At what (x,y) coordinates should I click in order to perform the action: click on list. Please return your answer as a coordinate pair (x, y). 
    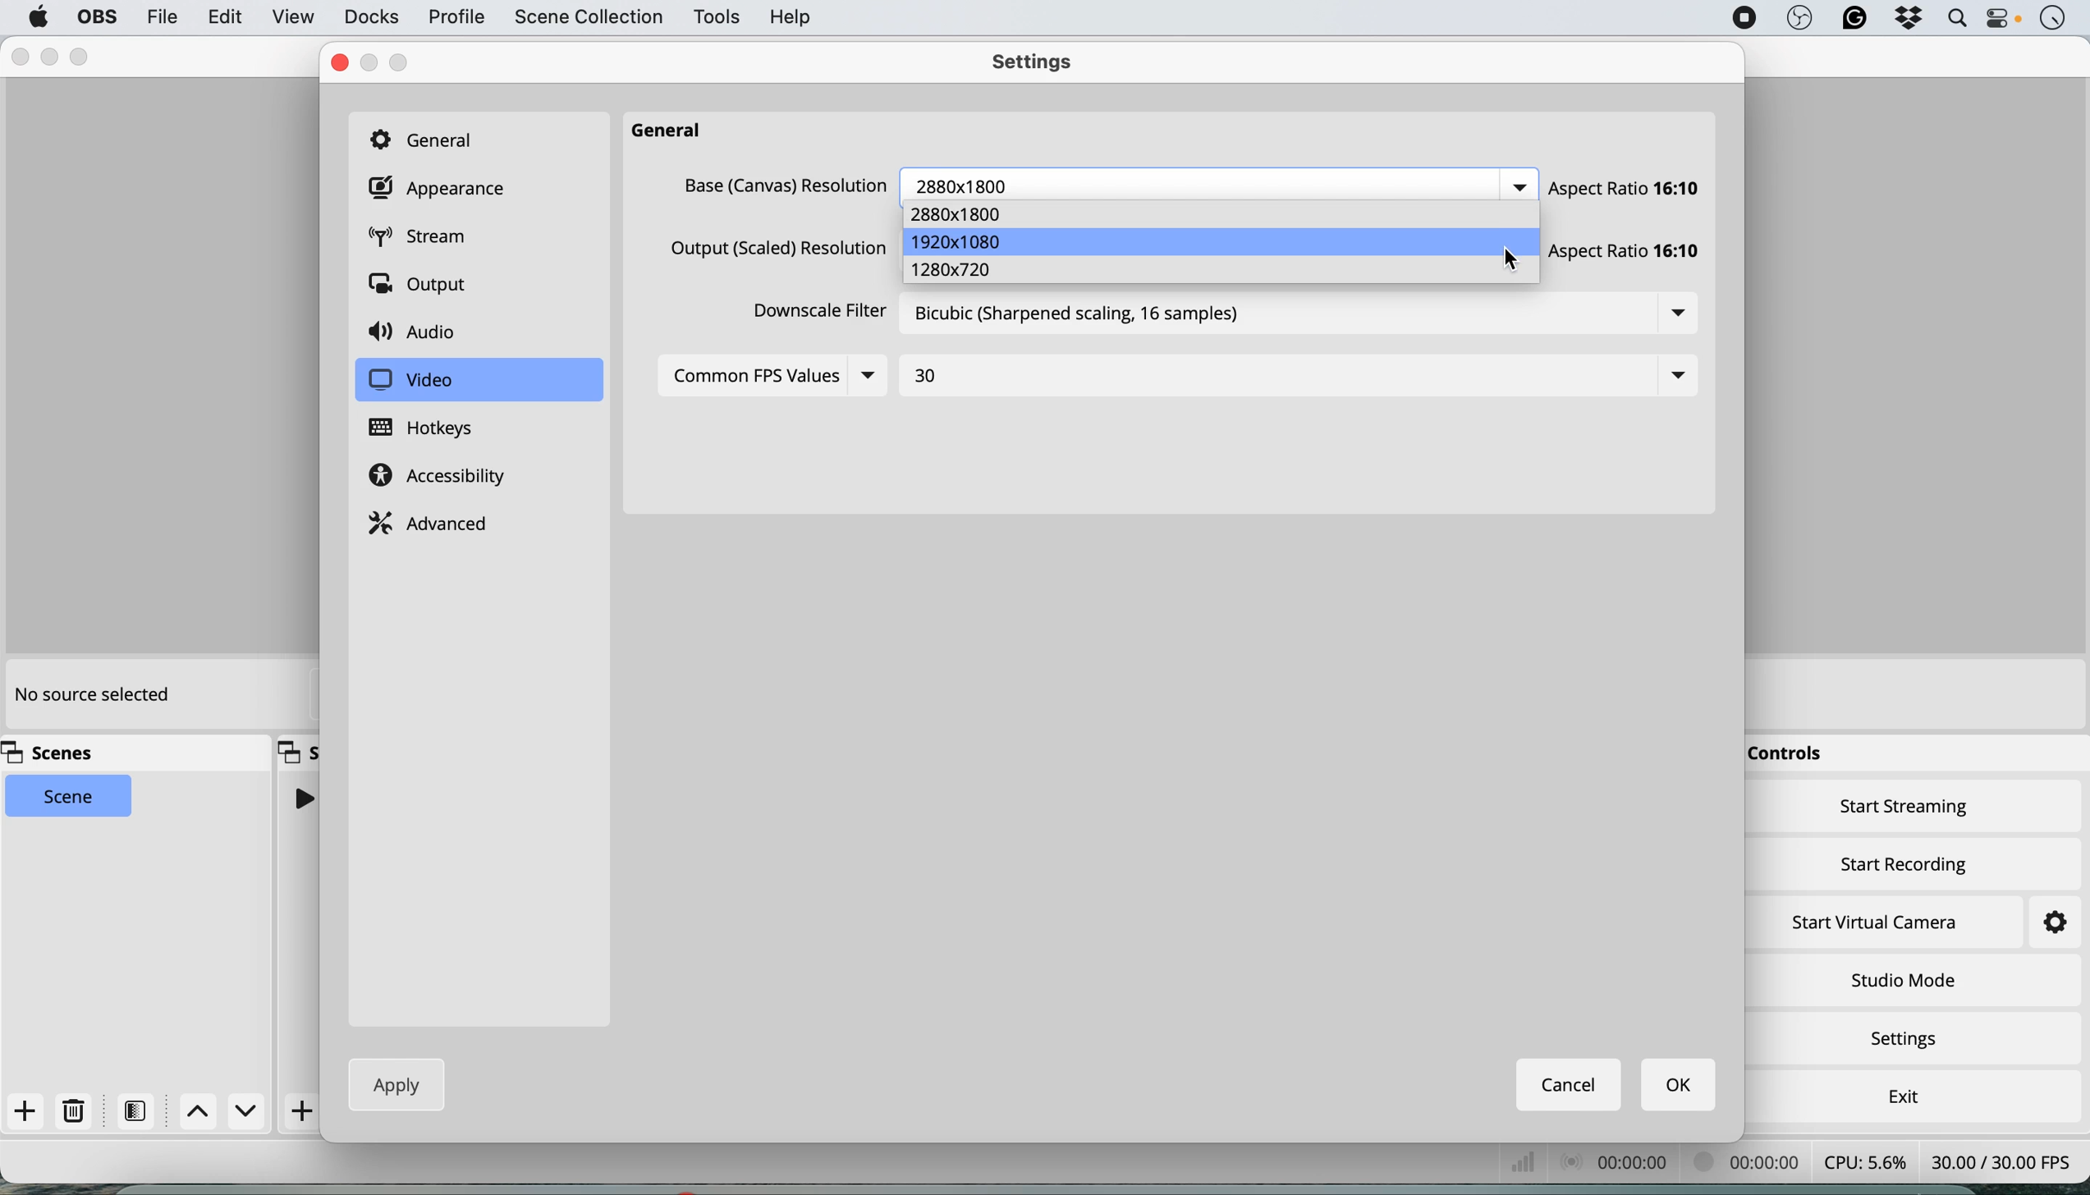
    Looking at the image, I should click on (1675, 372).